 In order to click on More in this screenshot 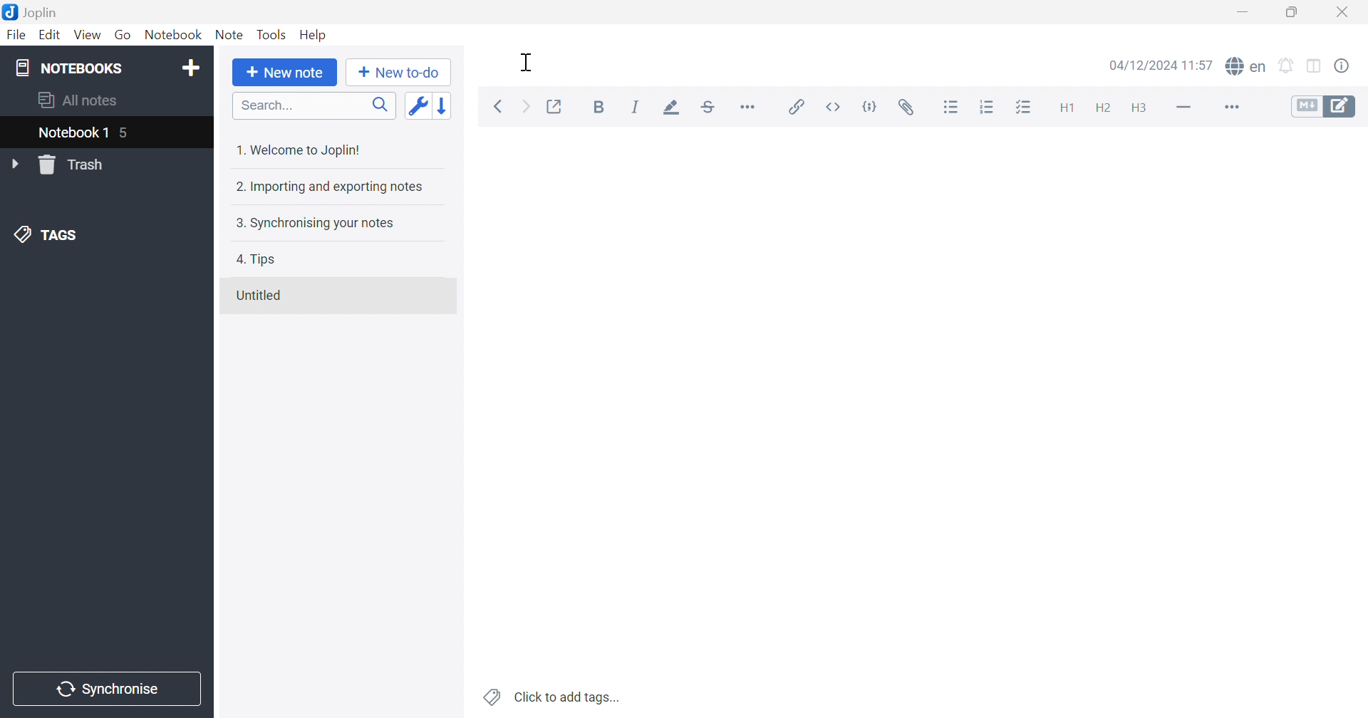, I will do `click(1234, 107)`.